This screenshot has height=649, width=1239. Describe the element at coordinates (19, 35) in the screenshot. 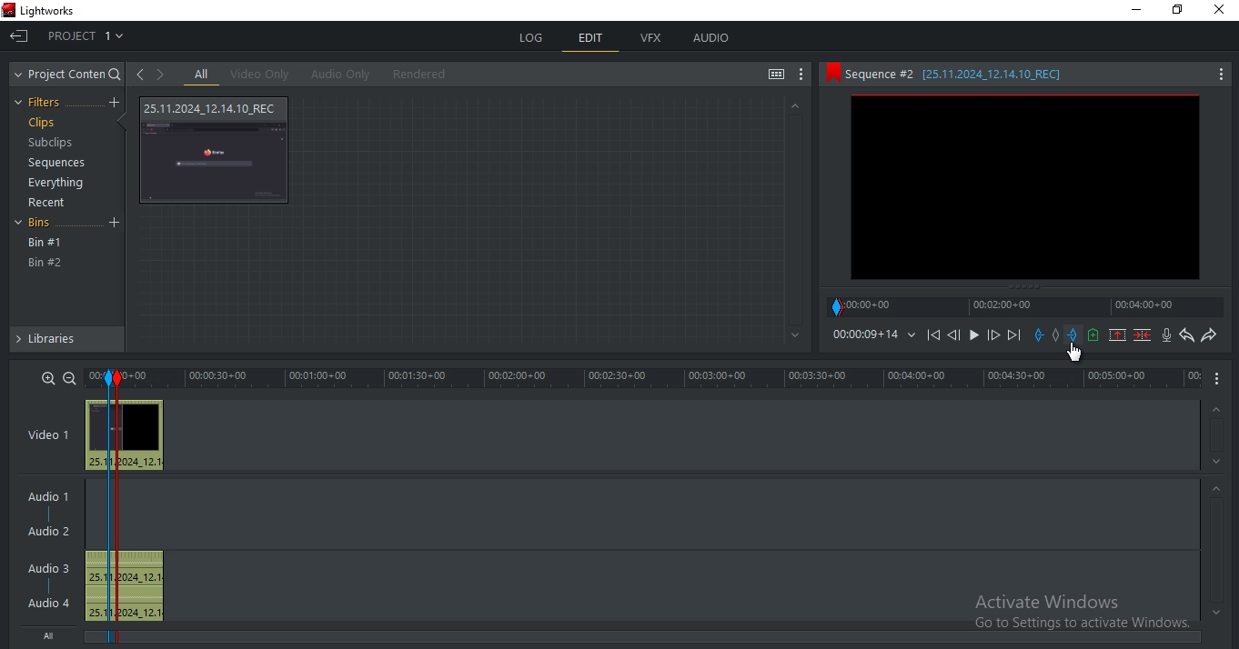

I see `Exit` at that location.